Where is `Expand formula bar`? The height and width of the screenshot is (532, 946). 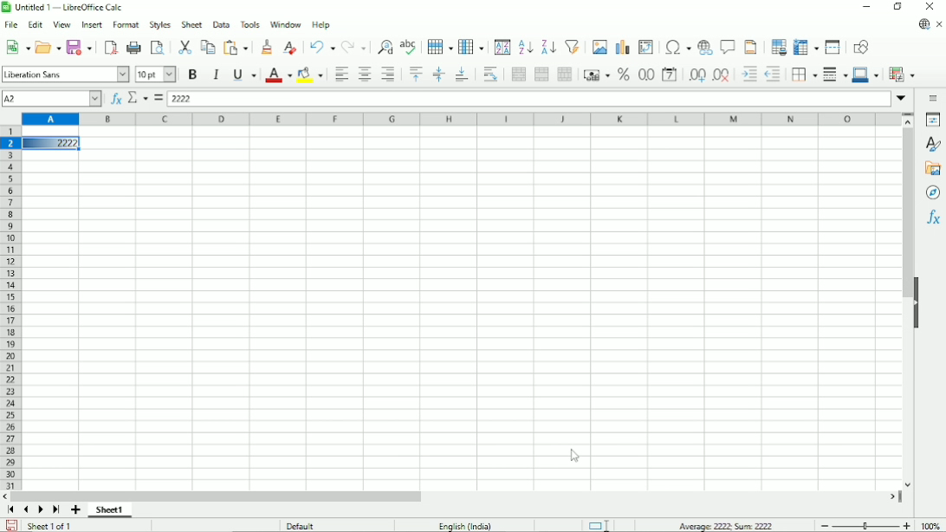 Expand formula bar is located at coordinates (903, 98).